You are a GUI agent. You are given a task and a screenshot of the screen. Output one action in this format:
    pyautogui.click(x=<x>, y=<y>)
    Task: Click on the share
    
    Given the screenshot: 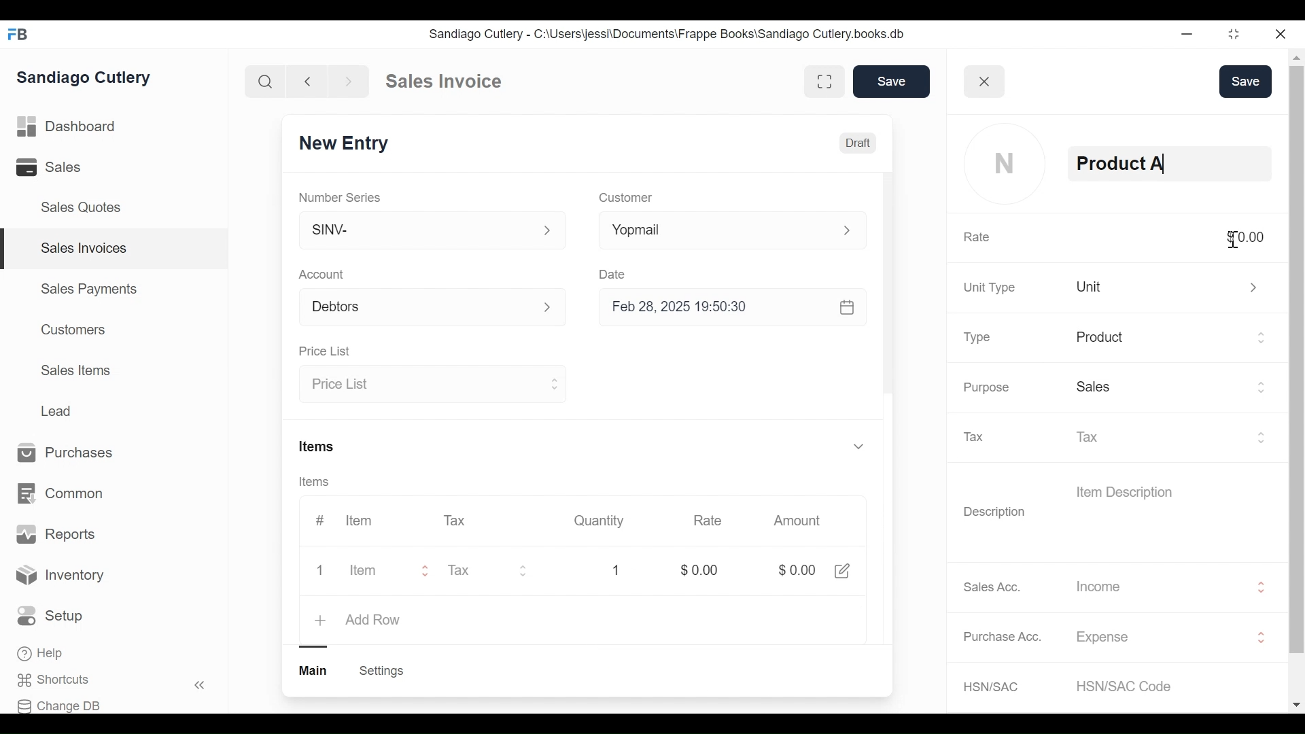 What is the action you would take?
    pyautogui.click(x=842, y=570)
    